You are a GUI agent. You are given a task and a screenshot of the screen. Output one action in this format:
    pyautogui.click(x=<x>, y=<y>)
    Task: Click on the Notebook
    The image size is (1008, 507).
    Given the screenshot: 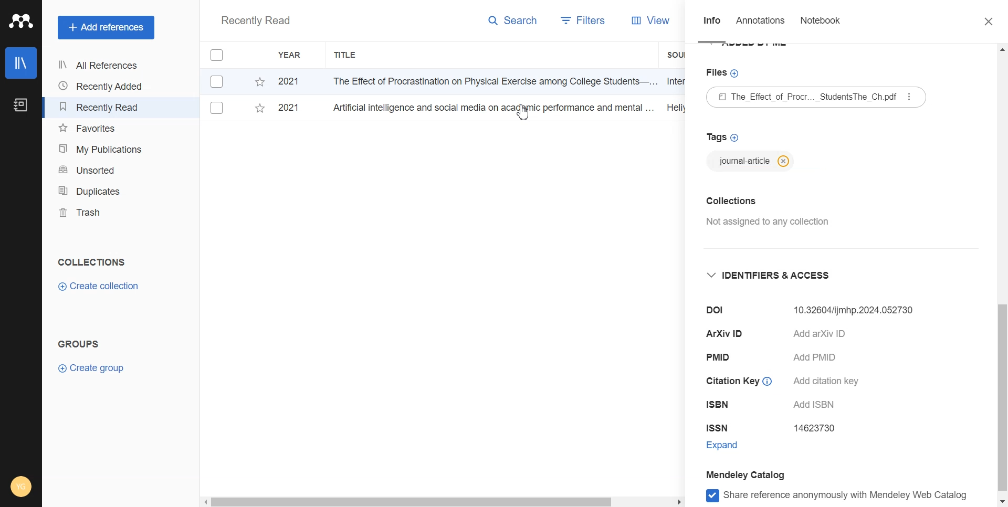 What is the action you would take?
    pyautogui.click(x=19, y=105)
    